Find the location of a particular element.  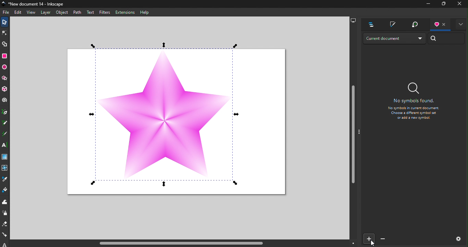

Text is located at coordinates (90, 12).